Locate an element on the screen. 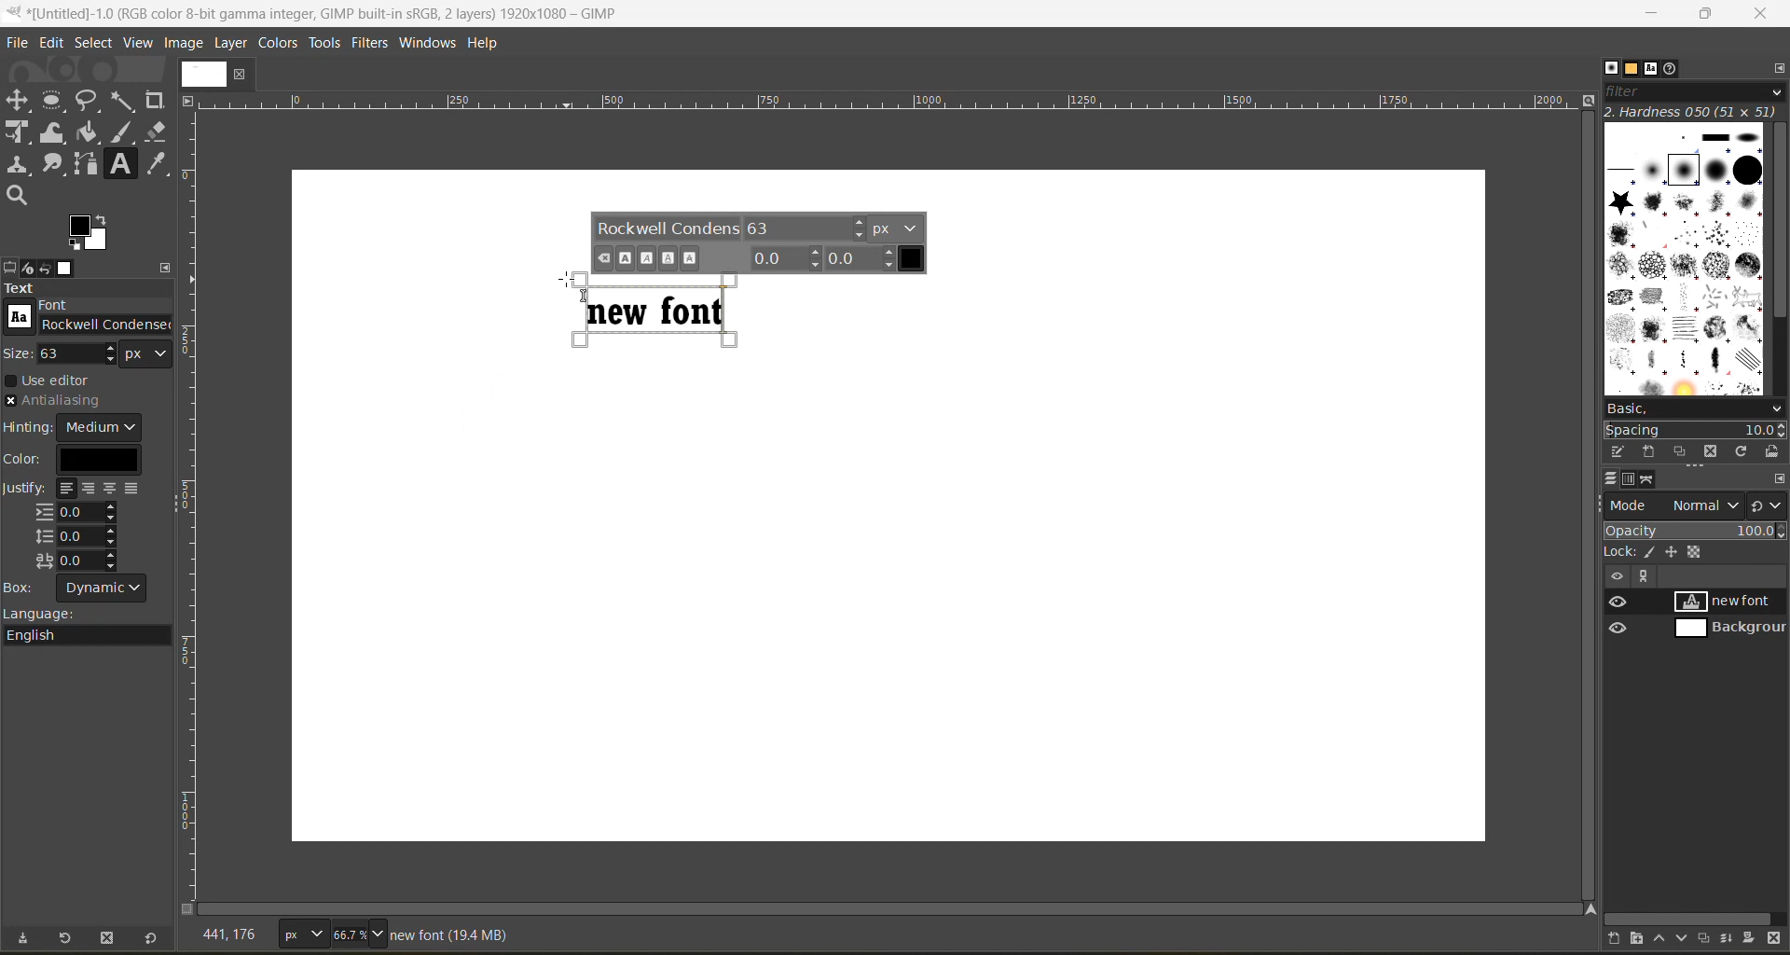  create a duplicate layer is located at coordinates (1710, 937).